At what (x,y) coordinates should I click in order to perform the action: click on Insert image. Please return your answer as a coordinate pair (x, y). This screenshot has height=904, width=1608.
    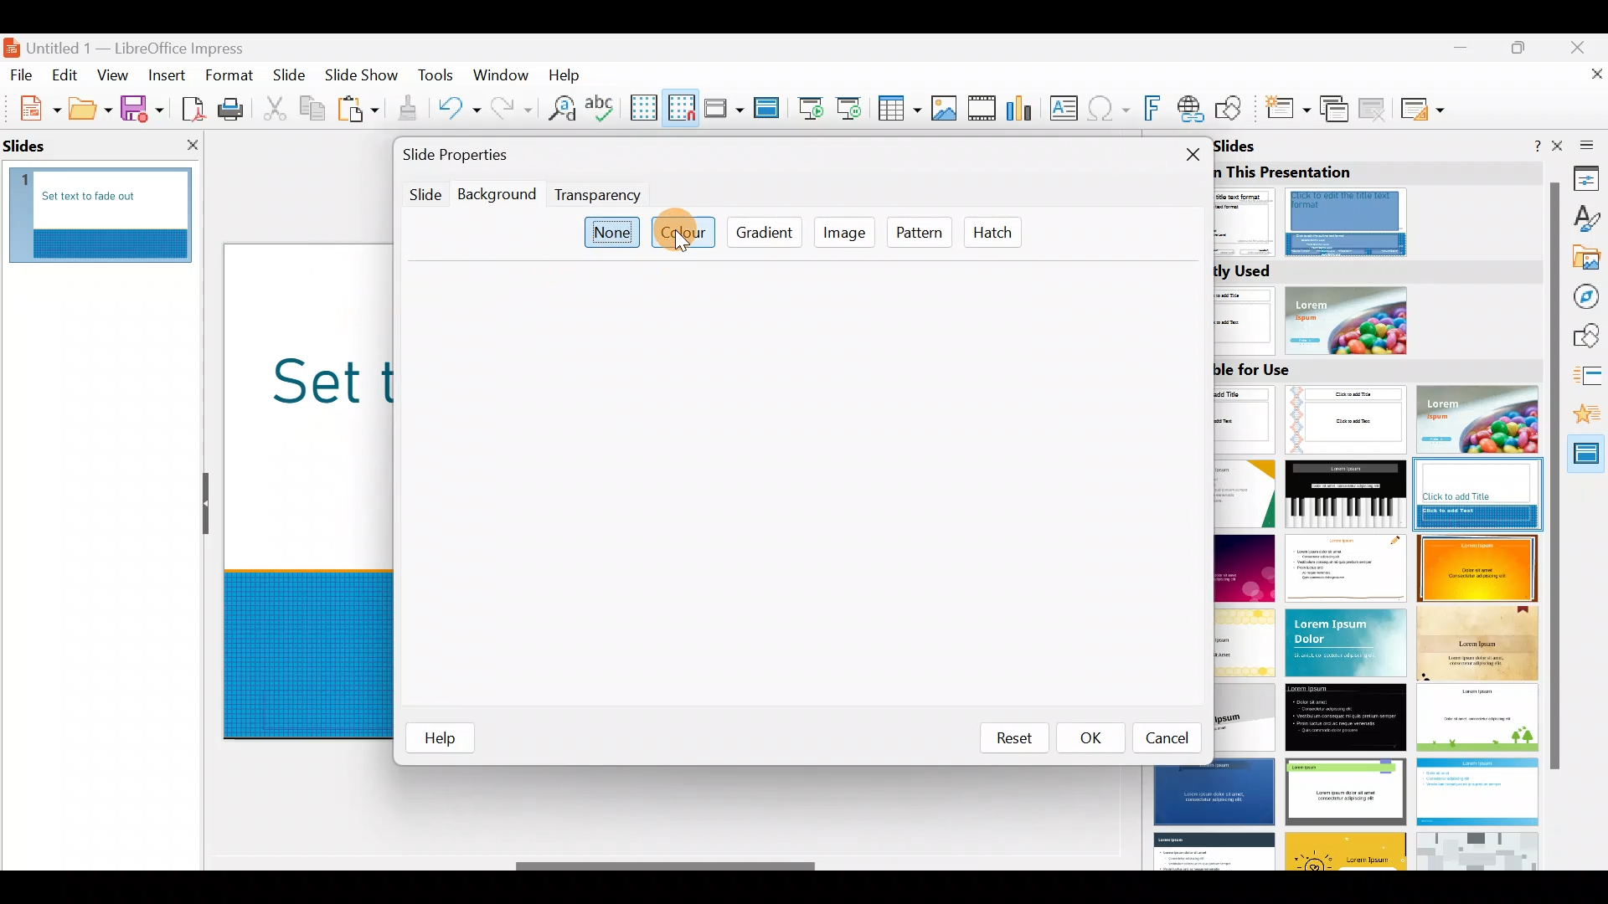
    Looking at the image, I should click on (947, 109).